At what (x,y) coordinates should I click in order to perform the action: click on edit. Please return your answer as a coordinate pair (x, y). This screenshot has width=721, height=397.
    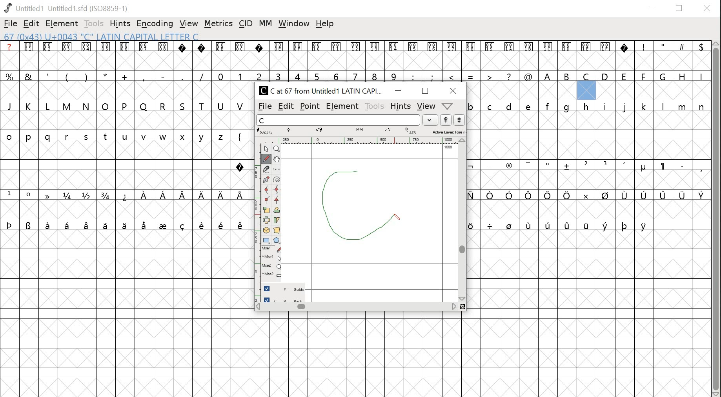
    Looking at the image, I should click on (31, 23).